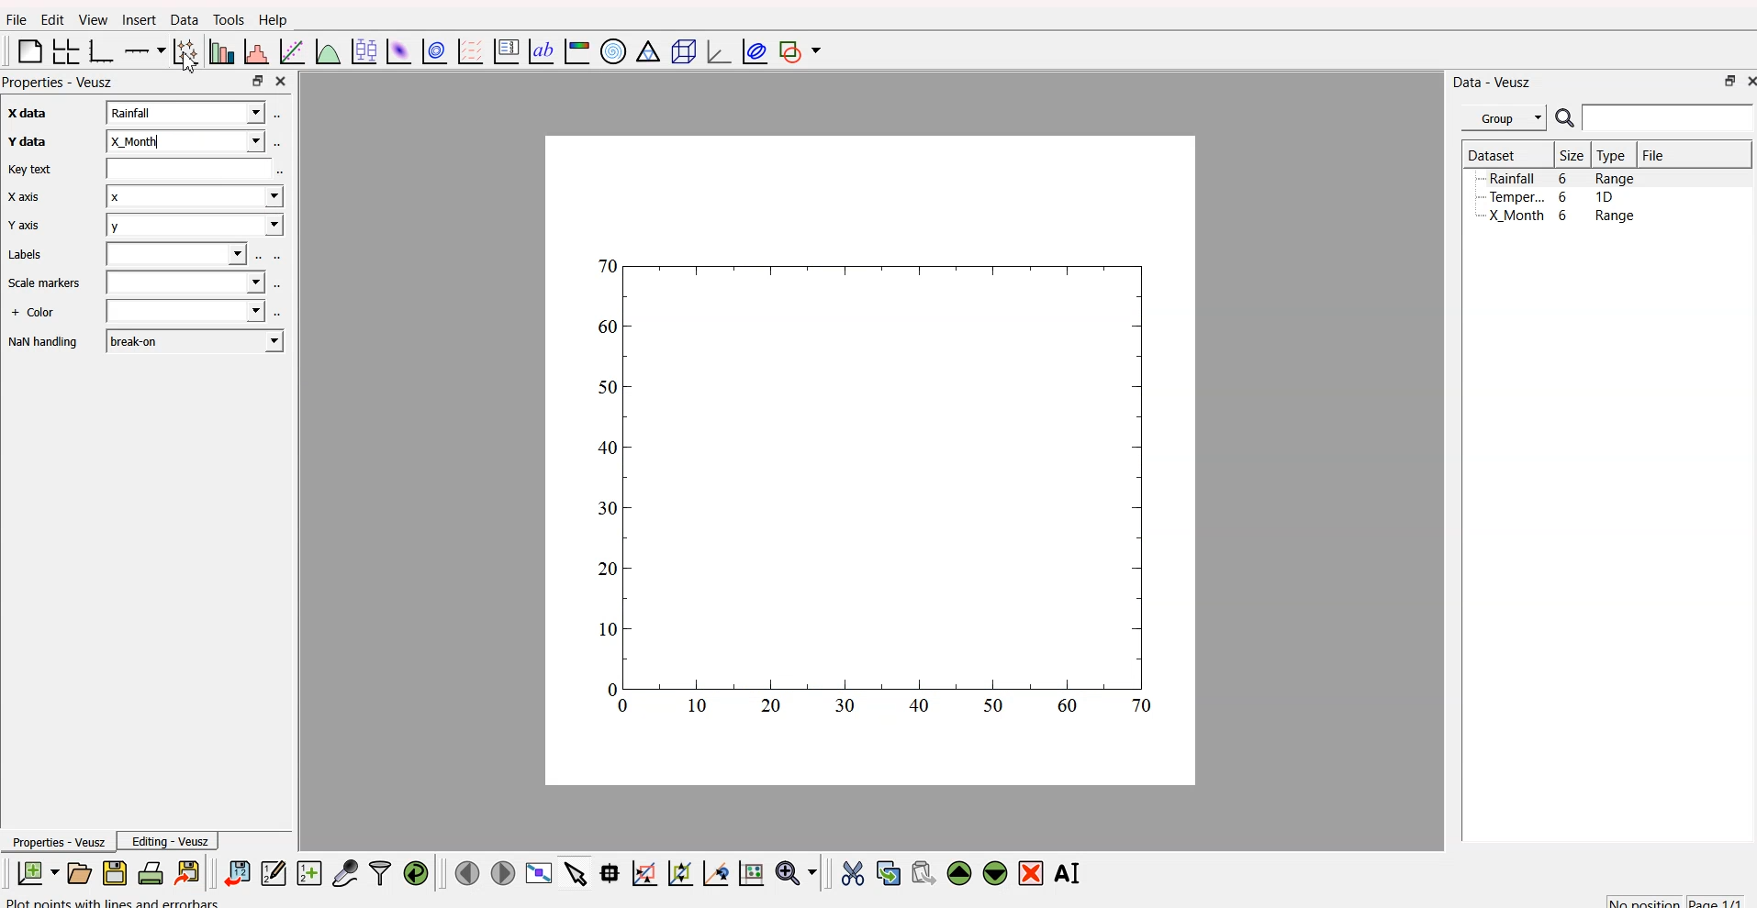  Describe the element at coordinates (26, 54) in the screenshot. I see `blank page` at that location.